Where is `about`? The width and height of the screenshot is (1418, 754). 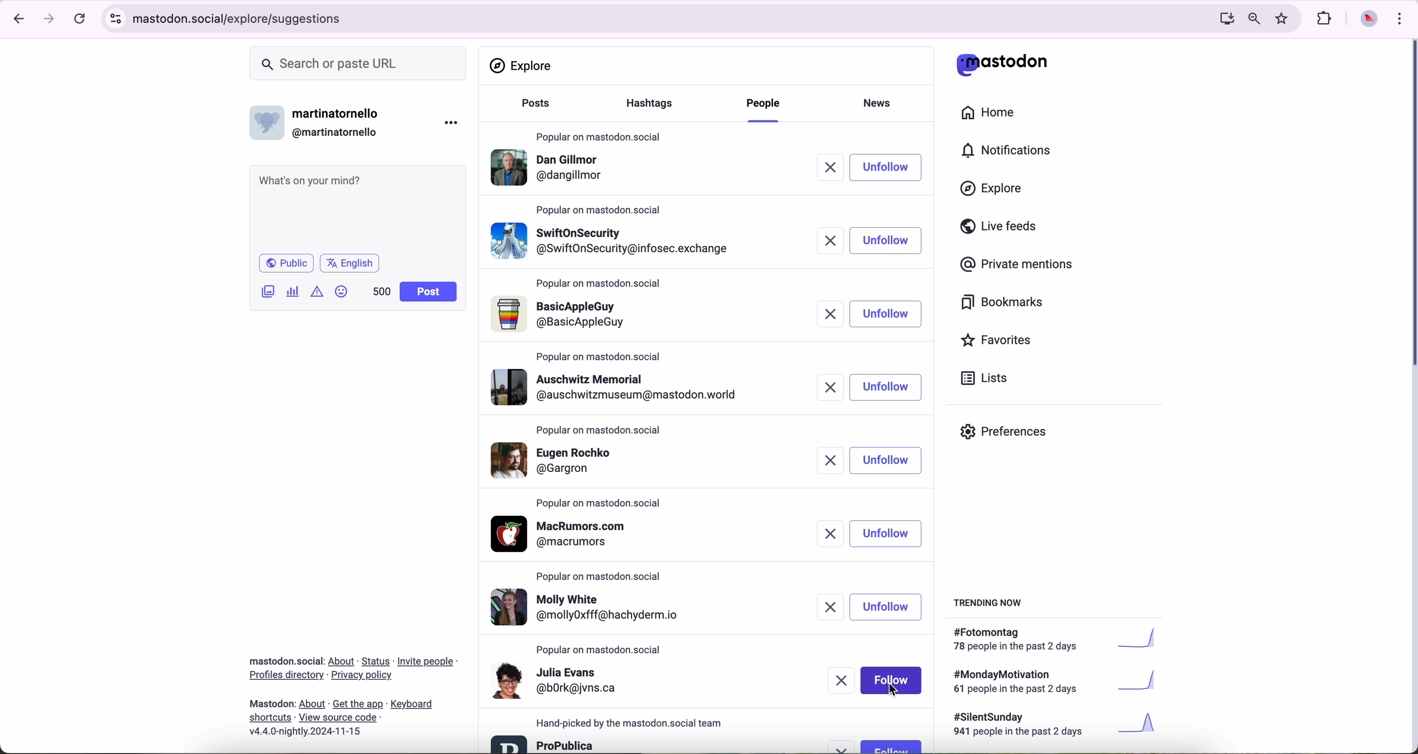 about is located at coordinates (353, 692).